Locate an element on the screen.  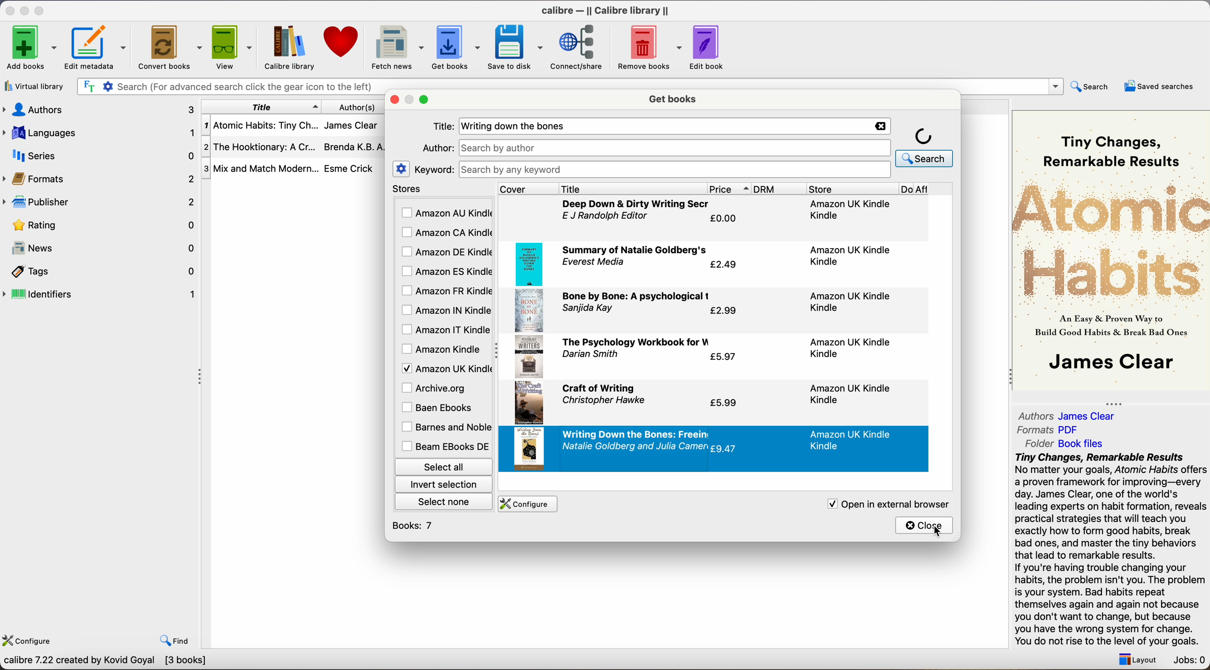
keyword is located at coordinates (434, 169).